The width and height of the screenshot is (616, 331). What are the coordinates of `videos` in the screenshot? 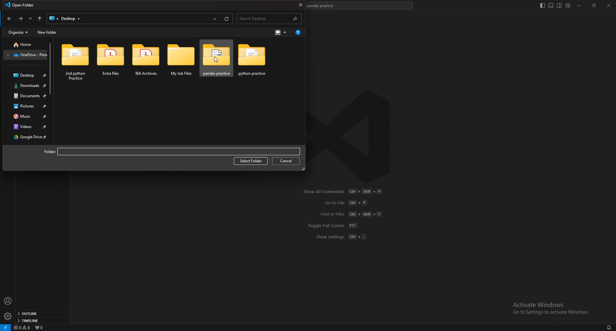 It's located at (28, 126).